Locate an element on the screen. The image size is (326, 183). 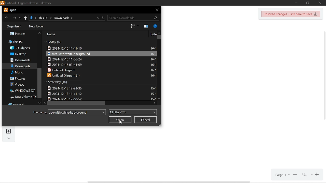
move right is located at coordinates (154, 103).